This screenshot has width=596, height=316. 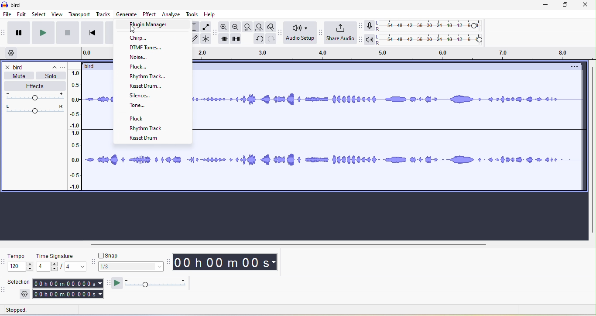 What do you see at coordinates (433, 27) in the screenshot?
I see `recording level` at bounding box center [433, 27].